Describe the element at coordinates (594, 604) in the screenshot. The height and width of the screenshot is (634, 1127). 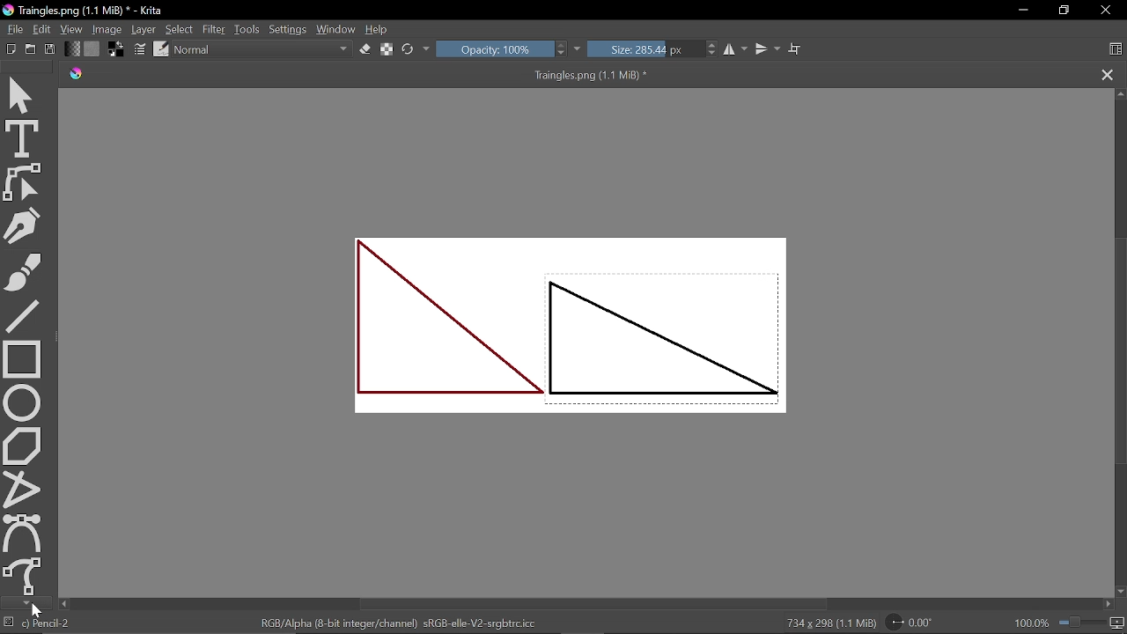
I see `Horizontal scrollbar` at that location.